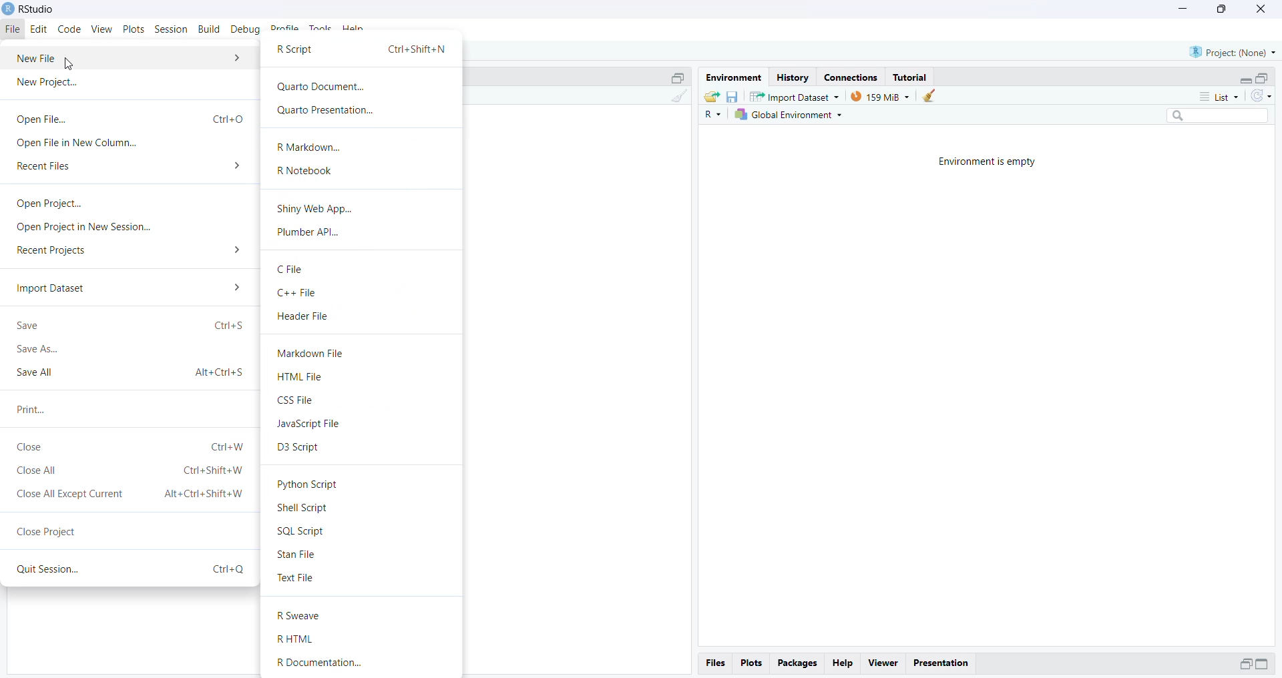 This screenshot has height=678, width=1282. Describe the element at coordinates (67, 63) in the screenshot. I see `cursor` at that location.